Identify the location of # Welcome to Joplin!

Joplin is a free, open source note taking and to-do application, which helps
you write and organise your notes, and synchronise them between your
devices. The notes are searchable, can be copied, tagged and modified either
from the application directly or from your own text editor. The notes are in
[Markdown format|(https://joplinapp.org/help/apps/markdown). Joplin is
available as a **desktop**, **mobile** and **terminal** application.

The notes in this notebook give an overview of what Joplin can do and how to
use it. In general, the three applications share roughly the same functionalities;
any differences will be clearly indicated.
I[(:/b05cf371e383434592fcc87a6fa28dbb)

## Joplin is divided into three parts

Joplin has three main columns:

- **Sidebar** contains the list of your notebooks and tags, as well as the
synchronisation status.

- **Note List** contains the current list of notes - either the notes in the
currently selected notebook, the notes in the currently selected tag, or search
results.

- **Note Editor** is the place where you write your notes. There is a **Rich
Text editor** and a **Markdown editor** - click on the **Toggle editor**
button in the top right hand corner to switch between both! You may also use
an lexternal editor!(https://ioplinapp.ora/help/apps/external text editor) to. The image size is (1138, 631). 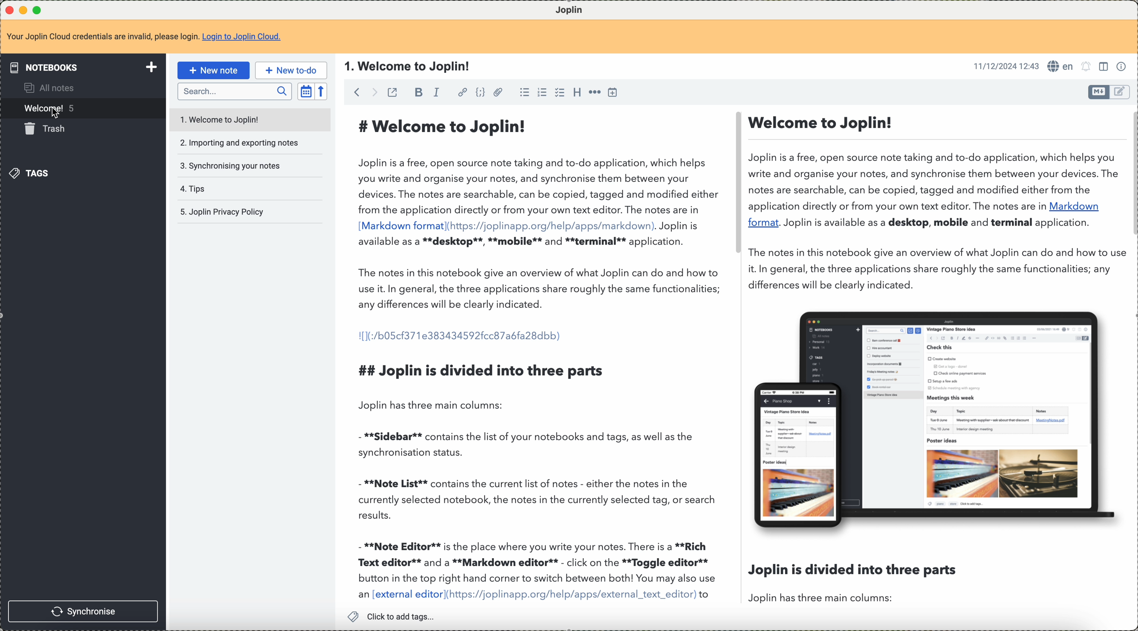
(538, 354).